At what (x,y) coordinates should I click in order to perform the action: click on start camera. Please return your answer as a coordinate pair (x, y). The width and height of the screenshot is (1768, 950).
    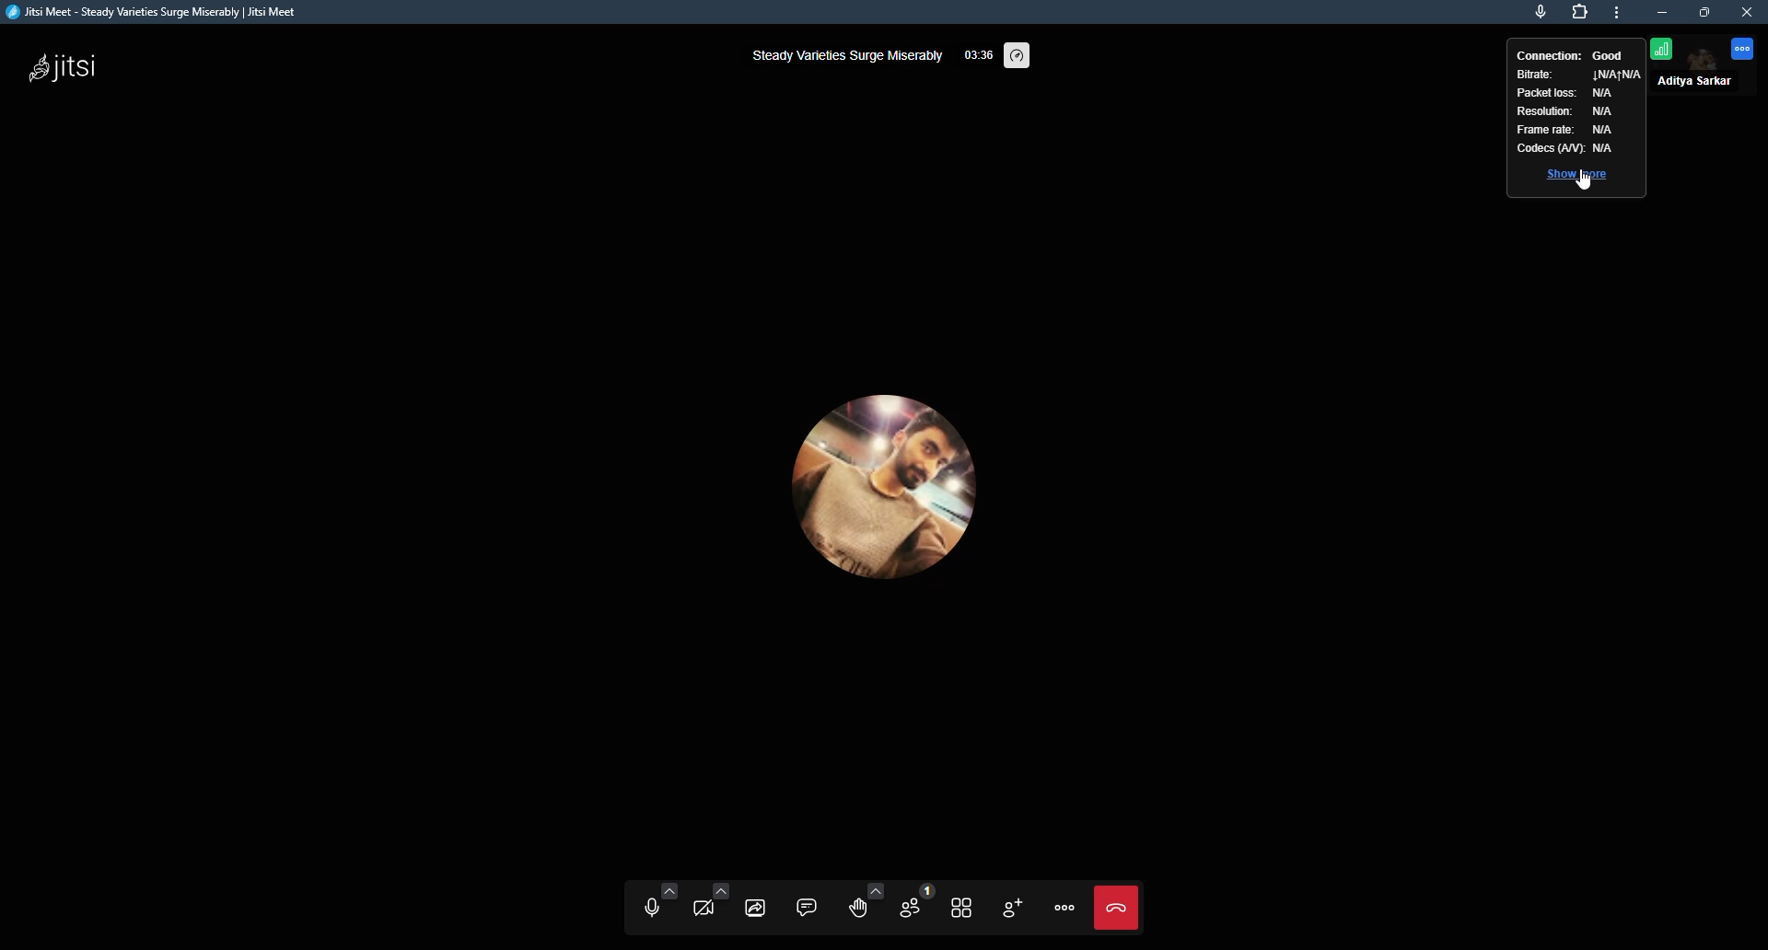
    Looking at the image, I should click on (705, 905).